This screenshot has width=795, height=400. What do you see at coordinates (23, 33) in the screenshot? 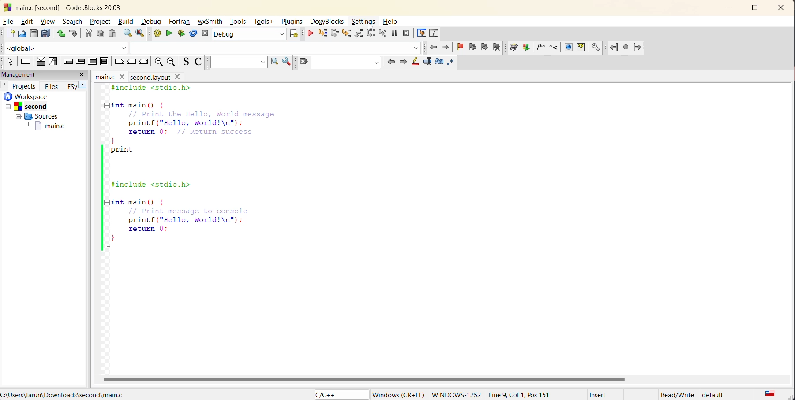
I see `open` at bounding box center [23, 33].